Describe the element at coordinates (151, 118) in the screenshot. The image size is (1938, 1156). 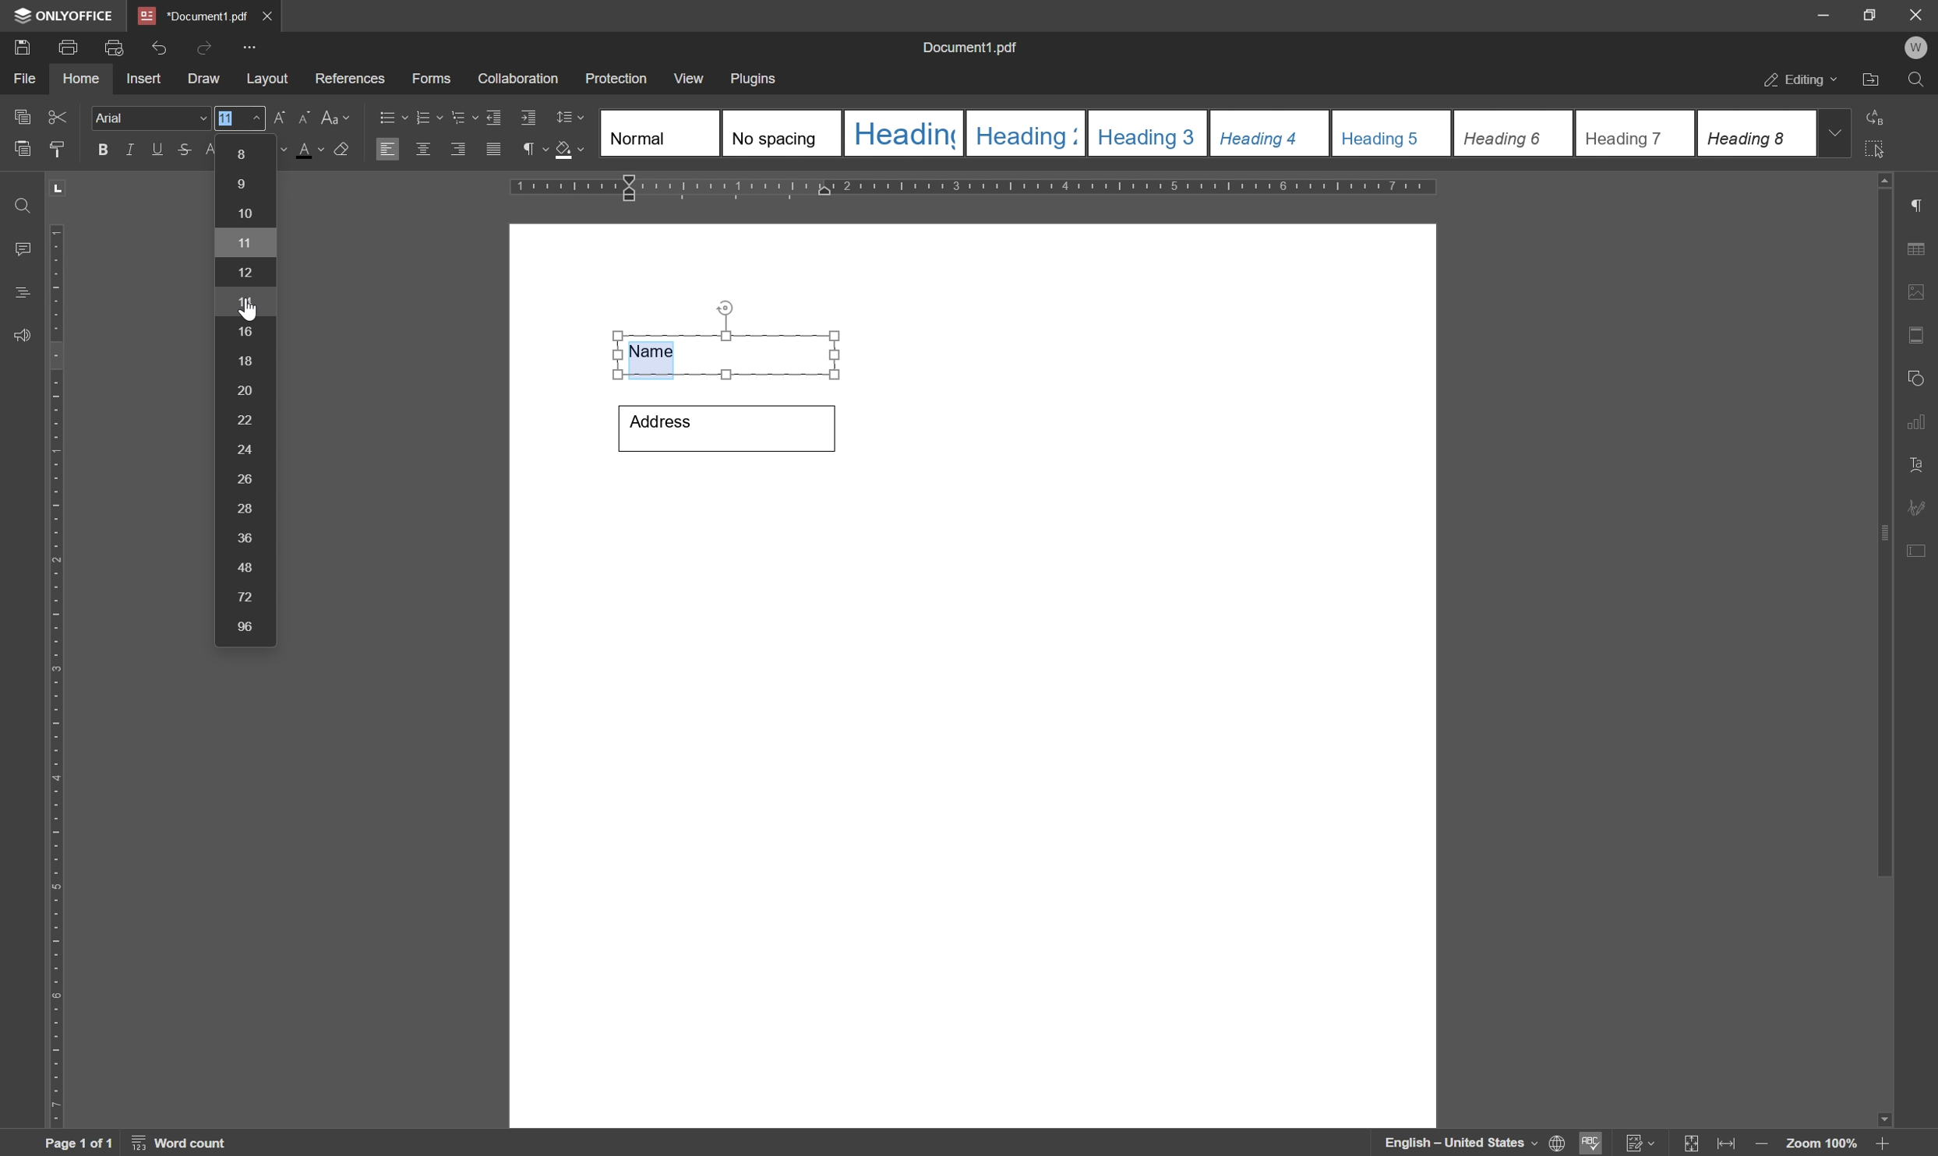
I see `font` at that location.